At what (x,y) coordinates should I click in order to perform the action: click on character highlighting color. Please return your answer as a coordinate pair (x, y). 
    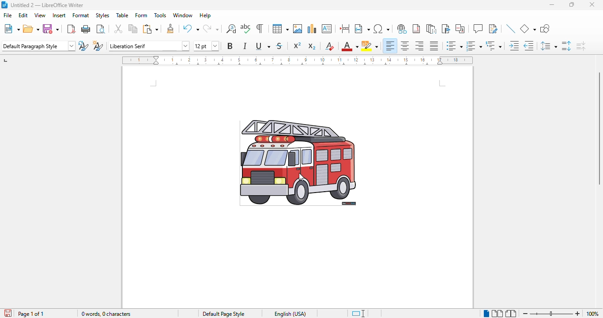
    Looking at the image, I should click on (370, 46).